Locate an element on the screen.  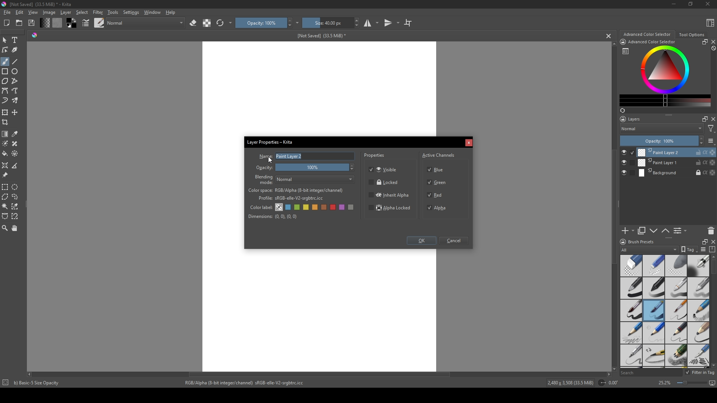
Inherit alpha is located at coordinates (388, 194).